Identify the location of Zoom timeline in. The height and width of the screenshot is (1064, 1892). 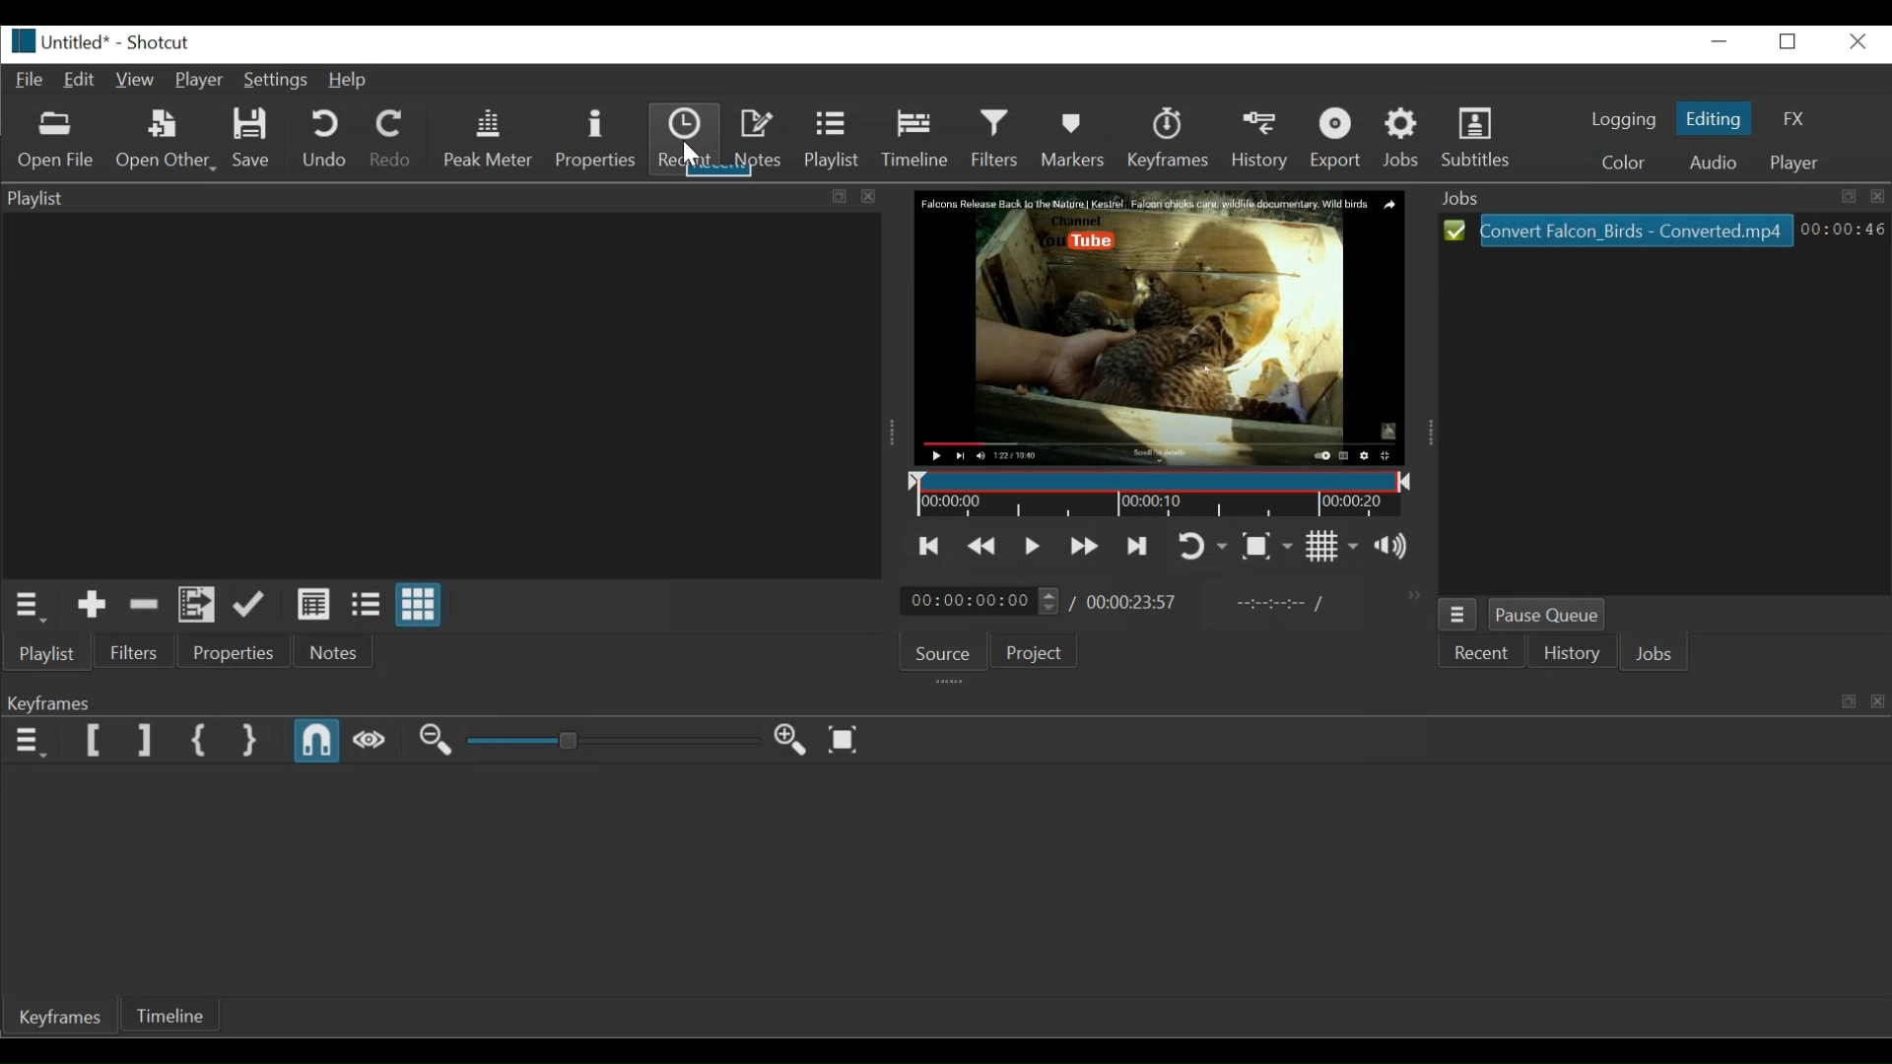
(788, 739).